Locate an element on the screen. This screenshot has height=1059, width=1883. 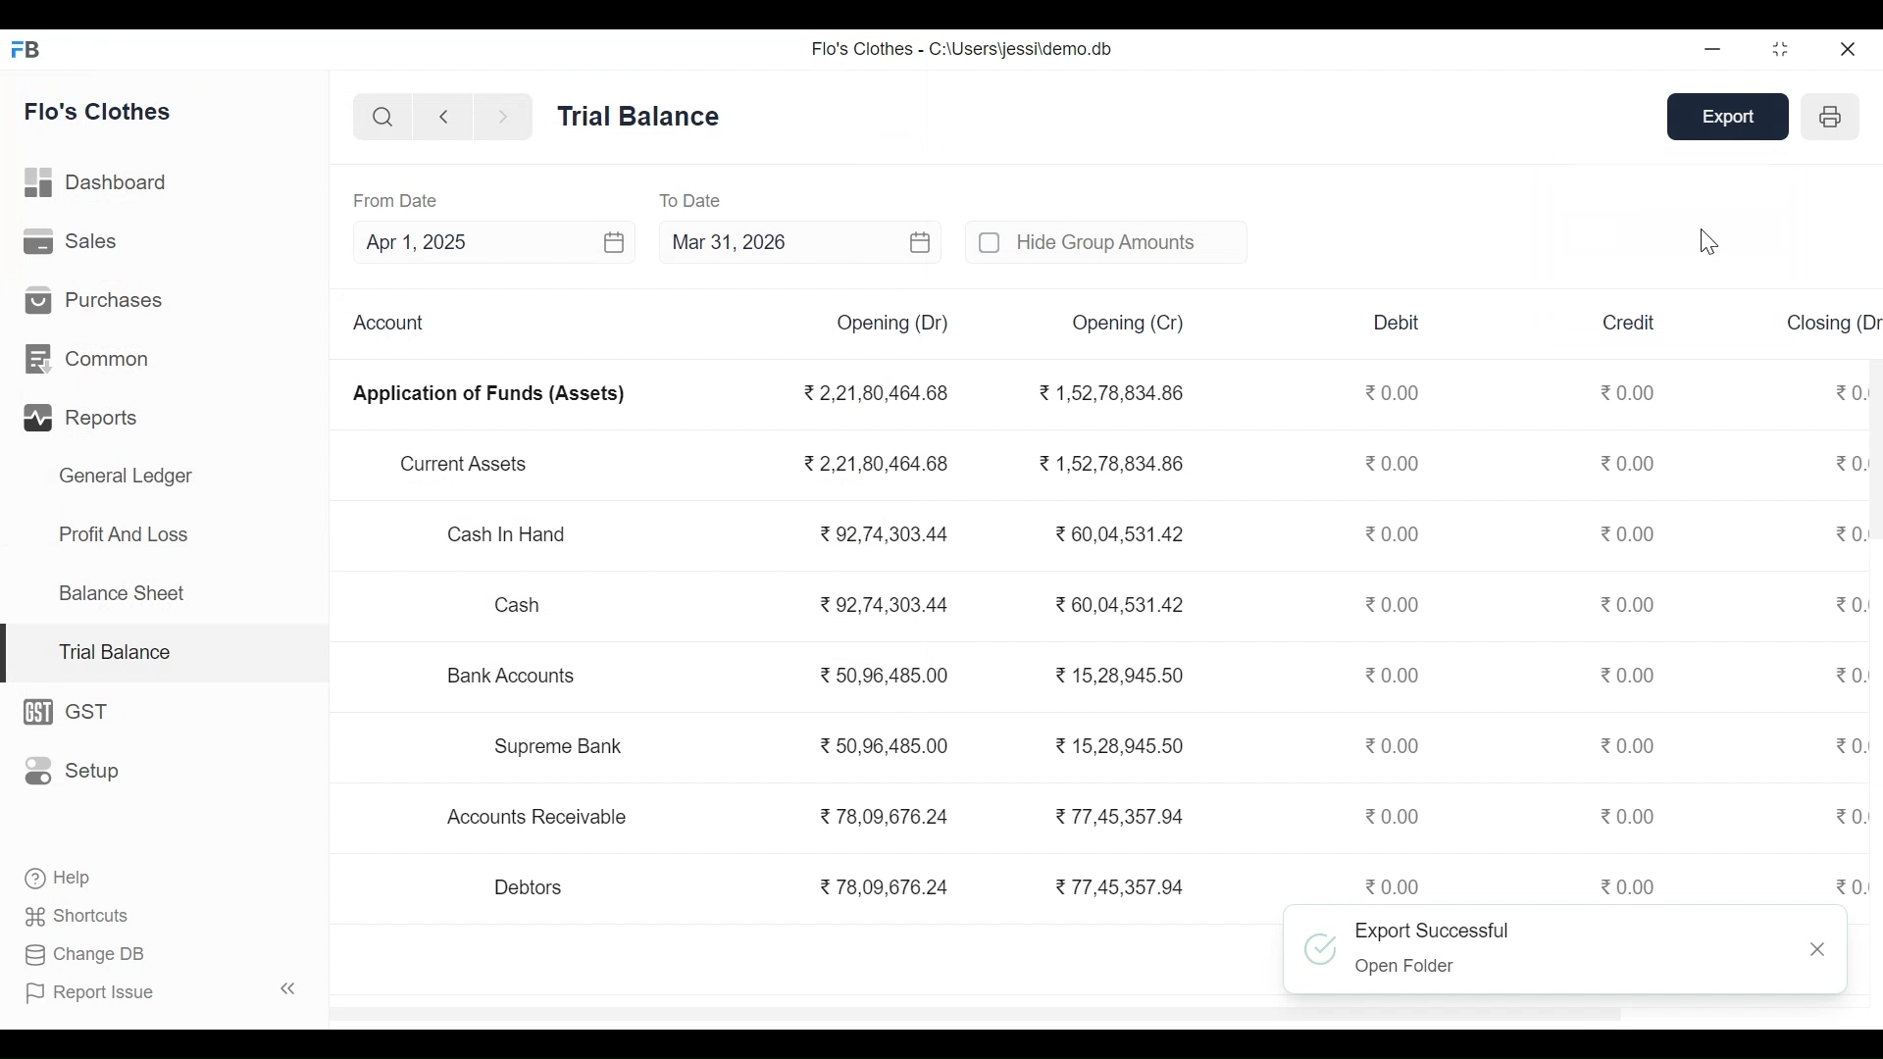
78,09,676.24 is located at coordinates (884, 887).